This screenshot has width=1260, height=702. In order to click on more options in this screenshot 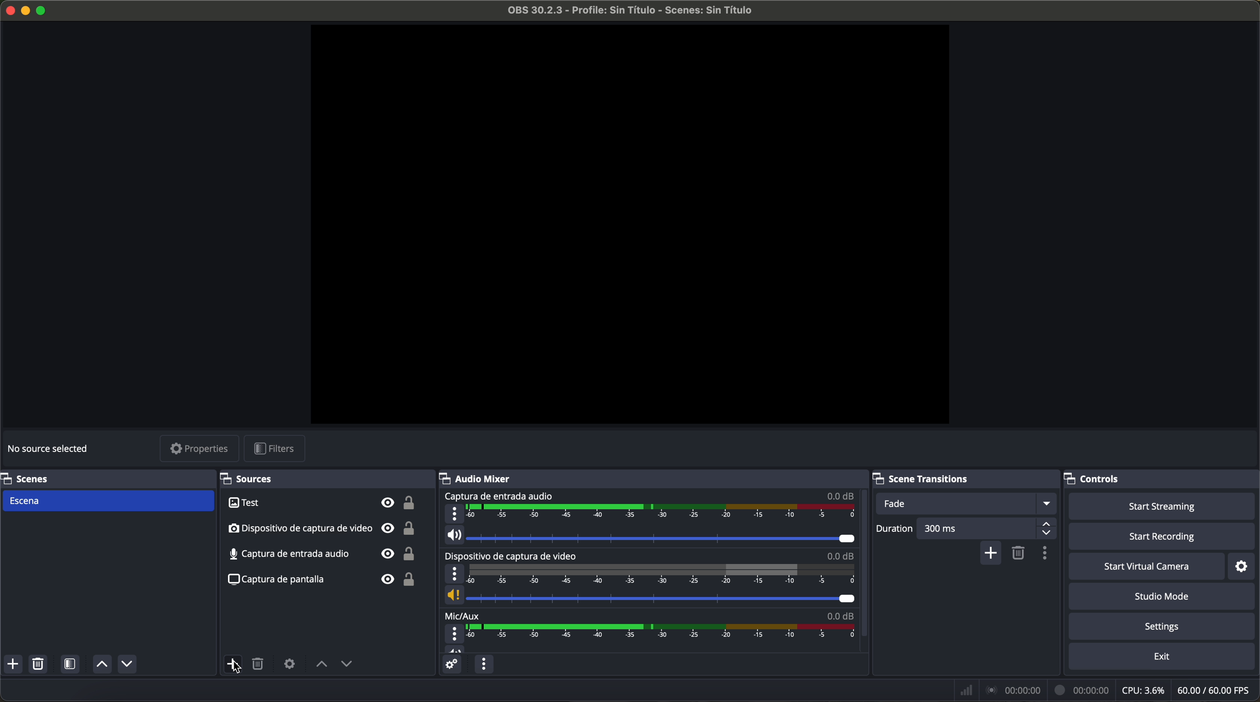, I will do `click(453, 574)`.